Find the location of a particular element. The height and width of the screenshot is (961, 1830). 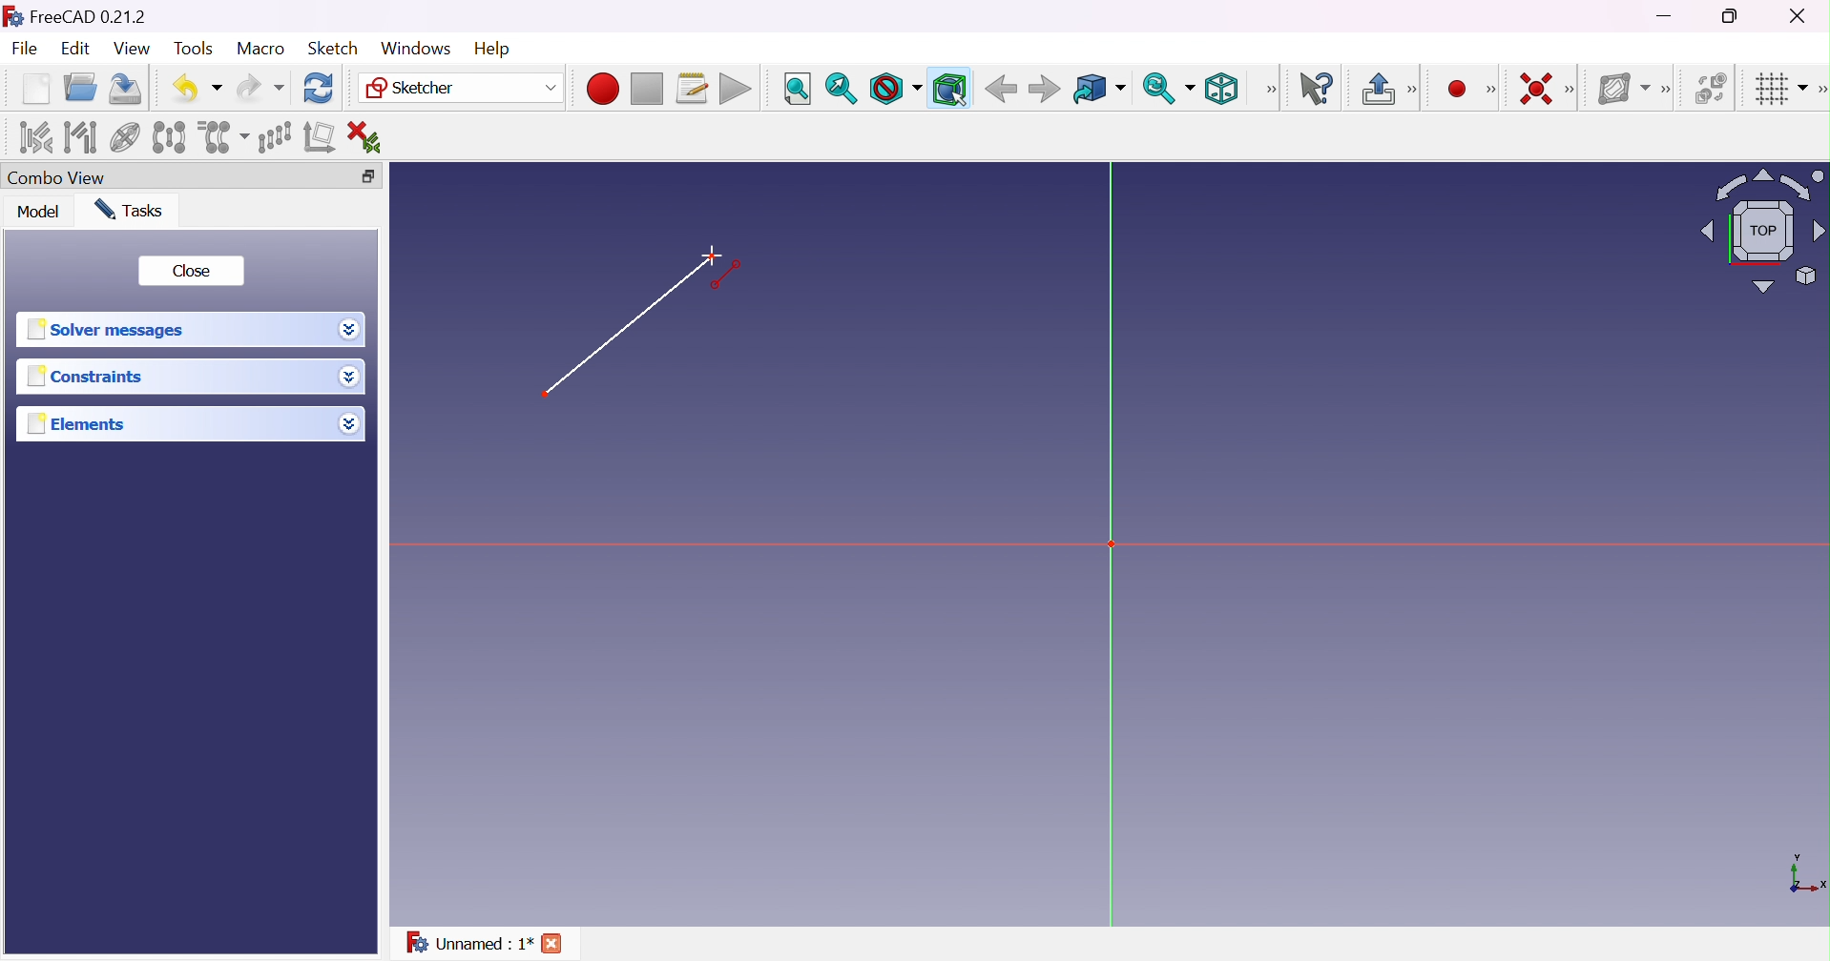

Rectangular array is located at coordinates (273, 136).